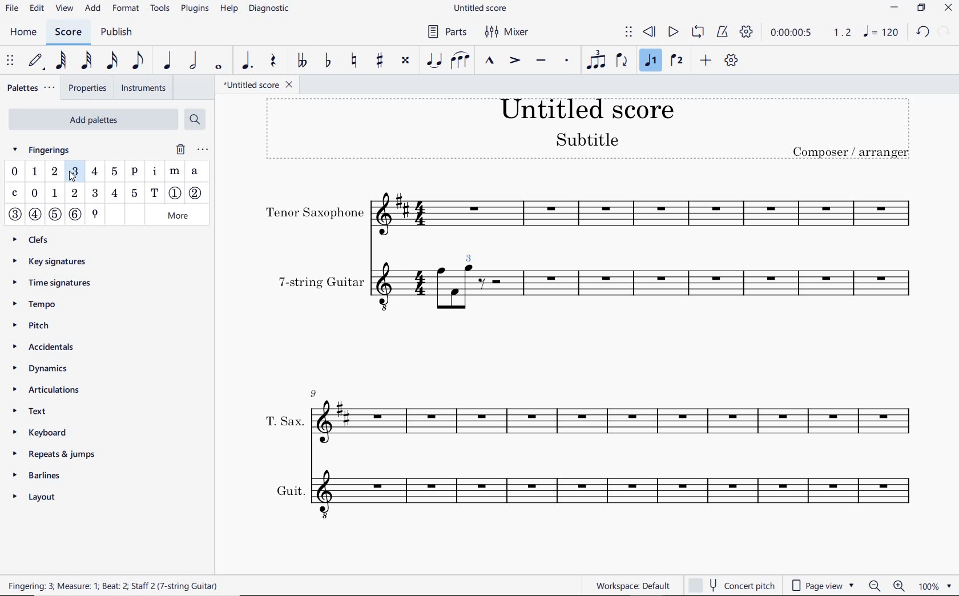  I want to click on EIGHTH NOTE, so click(139, 61).